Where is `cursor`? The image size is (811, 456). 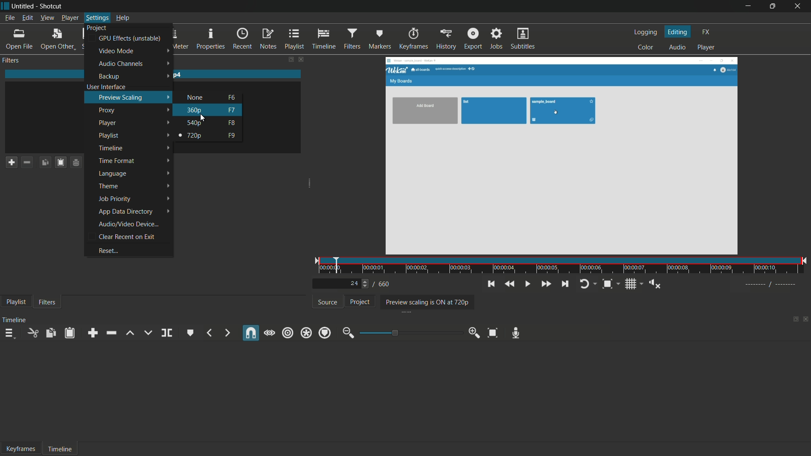 cursor is located at coordinates (203, 118).